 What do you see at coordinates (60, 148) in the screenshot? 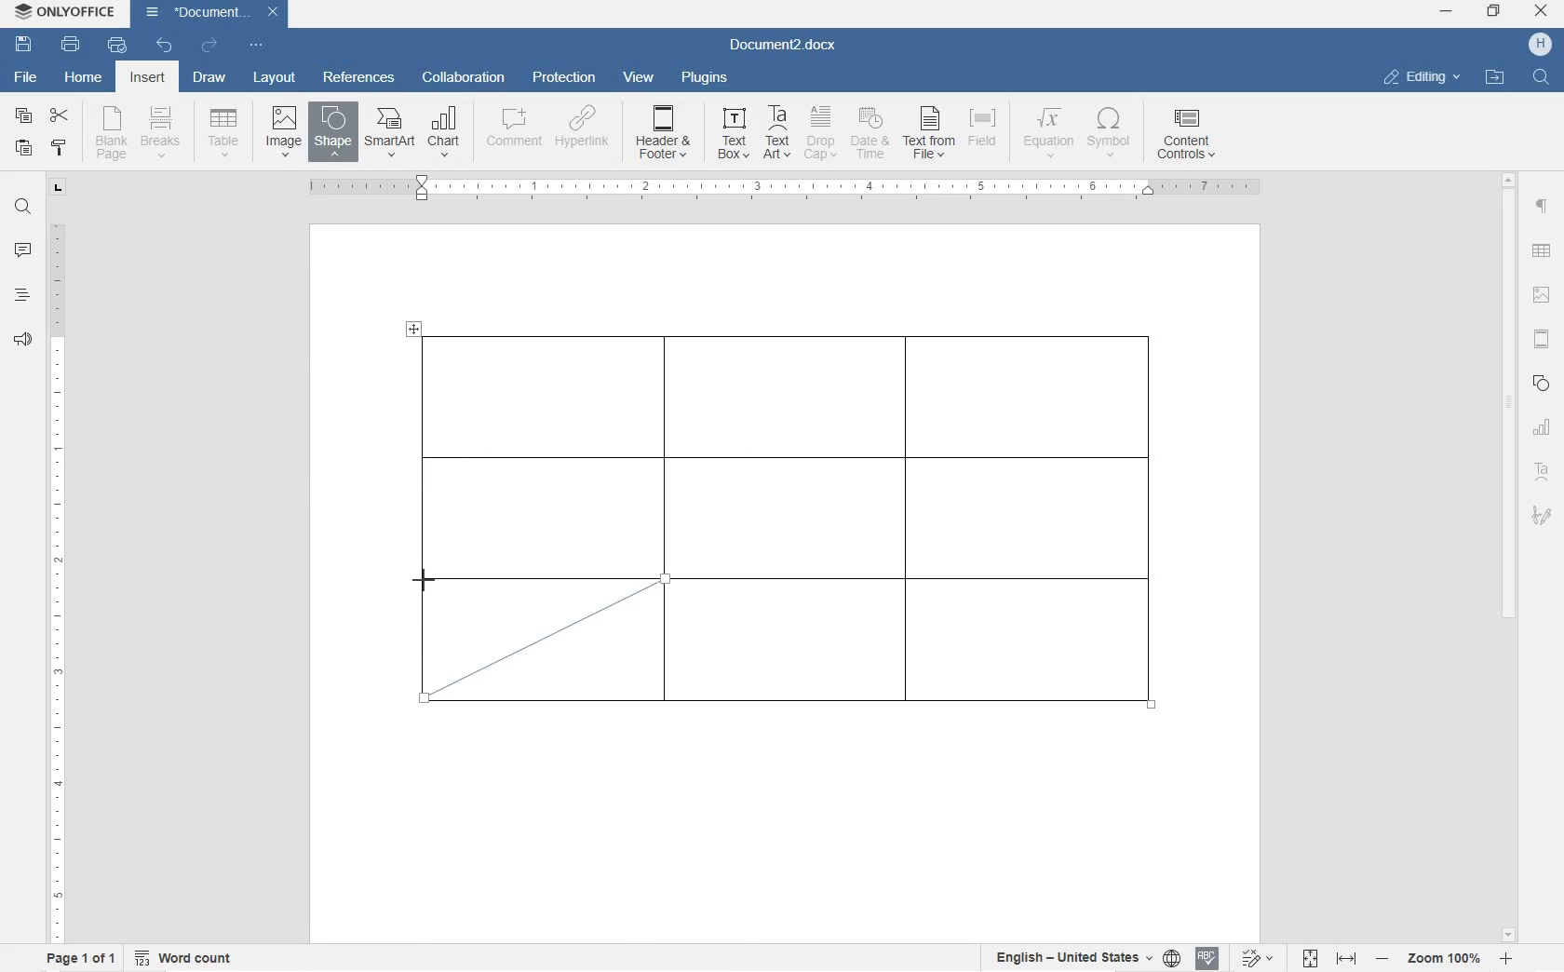
I see `copy style` at bounding box center [60, 148].